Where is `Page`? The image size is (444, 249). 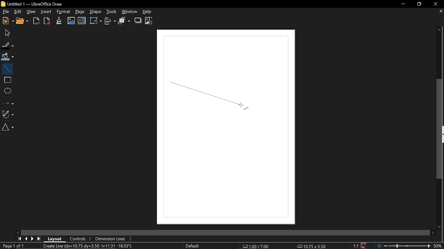
Page is located at coordinates (80, 12).